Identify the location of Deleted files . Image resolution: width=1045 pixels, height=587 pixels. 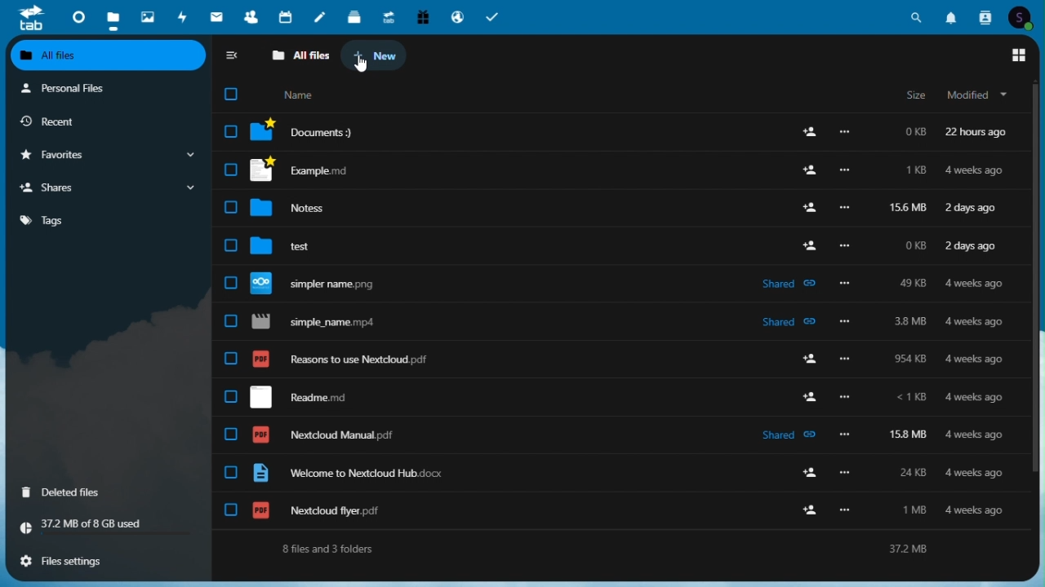
(86, 493).